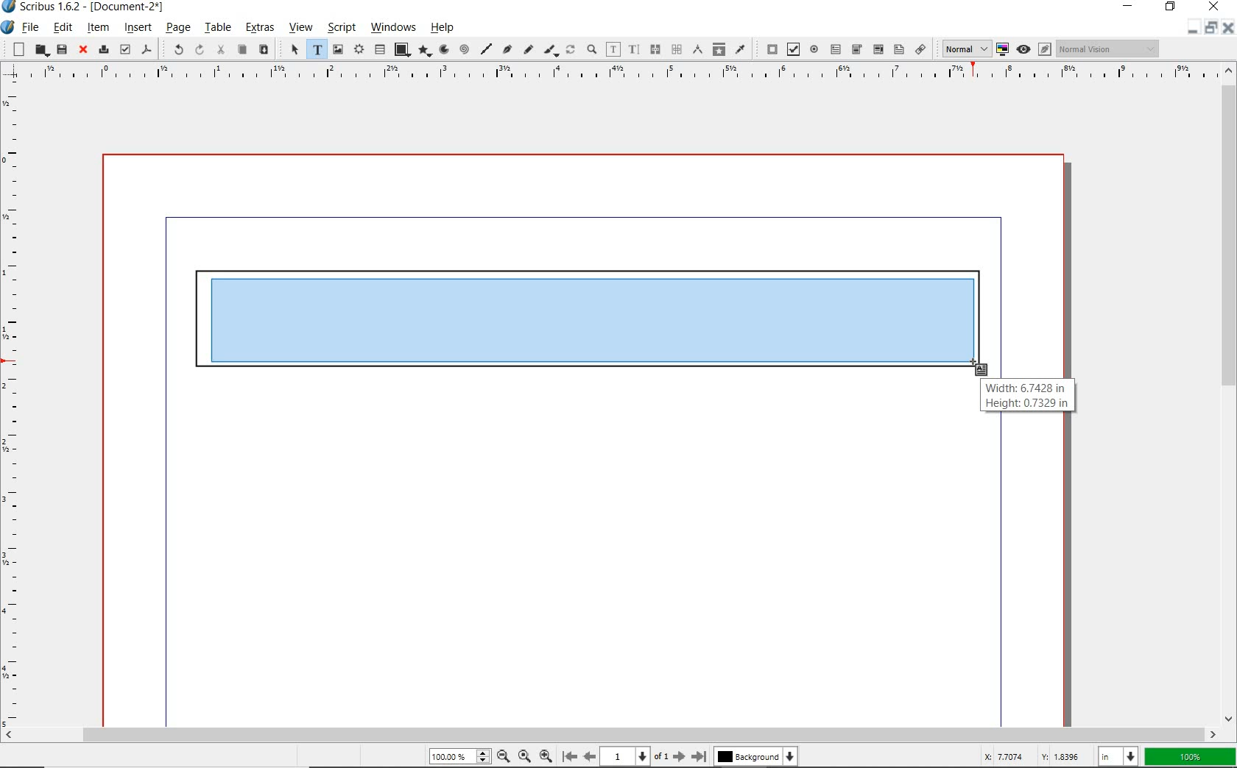 The height and width of the screenshot is (768, 1237). What do you see at coordinates (526, 756) in the screenshot?
I see `zoom to` at bounding box center [526, 756].